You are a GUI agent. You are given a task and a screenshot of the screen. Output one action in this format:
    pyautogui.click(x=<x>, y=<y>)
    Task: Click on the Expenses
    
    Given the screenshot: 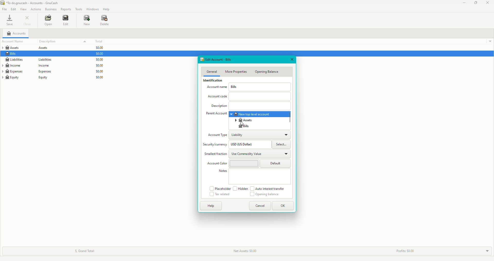 What is the action you would take?
    pyautogui.click(x=27, y=71)
    